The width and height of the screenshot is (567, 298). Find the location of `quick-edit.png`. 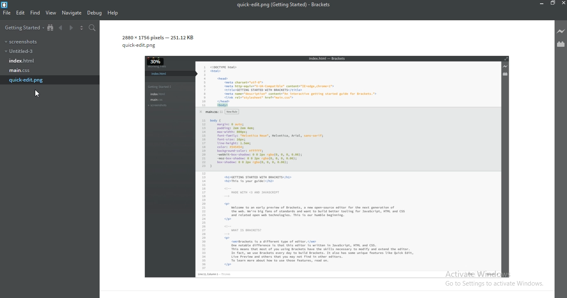

quick-edit.png is located at coordinates (27, 80).